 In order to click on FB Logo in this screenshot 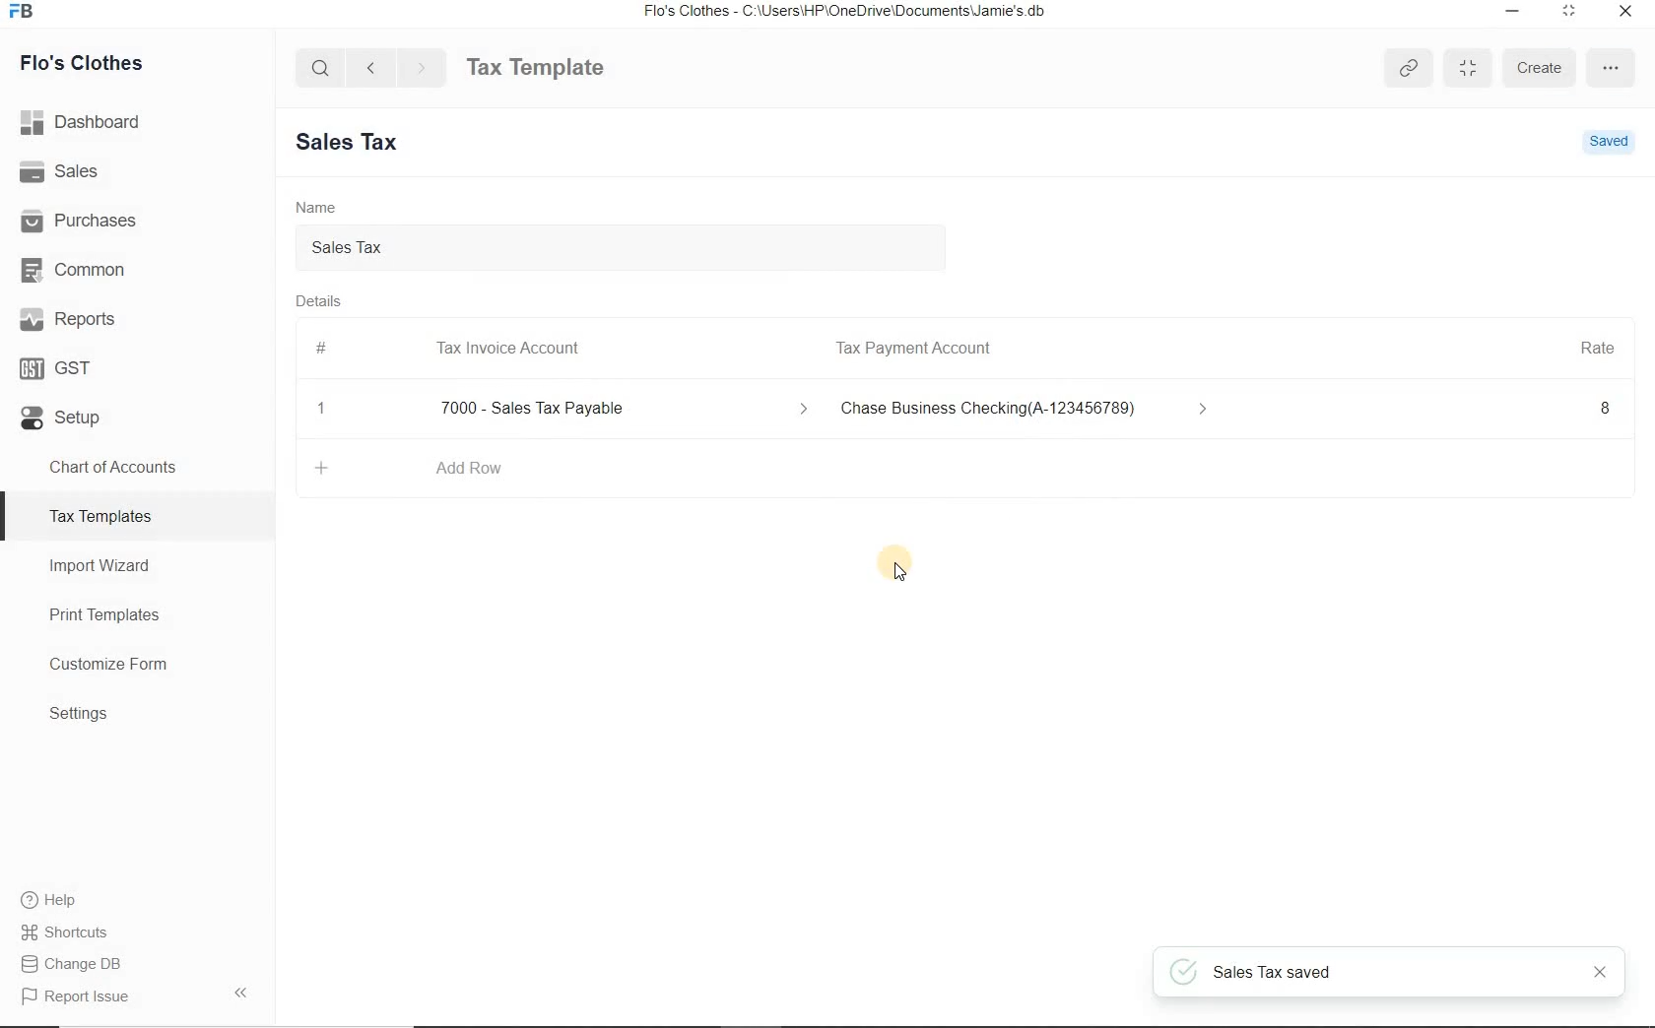, I will do `click(21, 12)`.